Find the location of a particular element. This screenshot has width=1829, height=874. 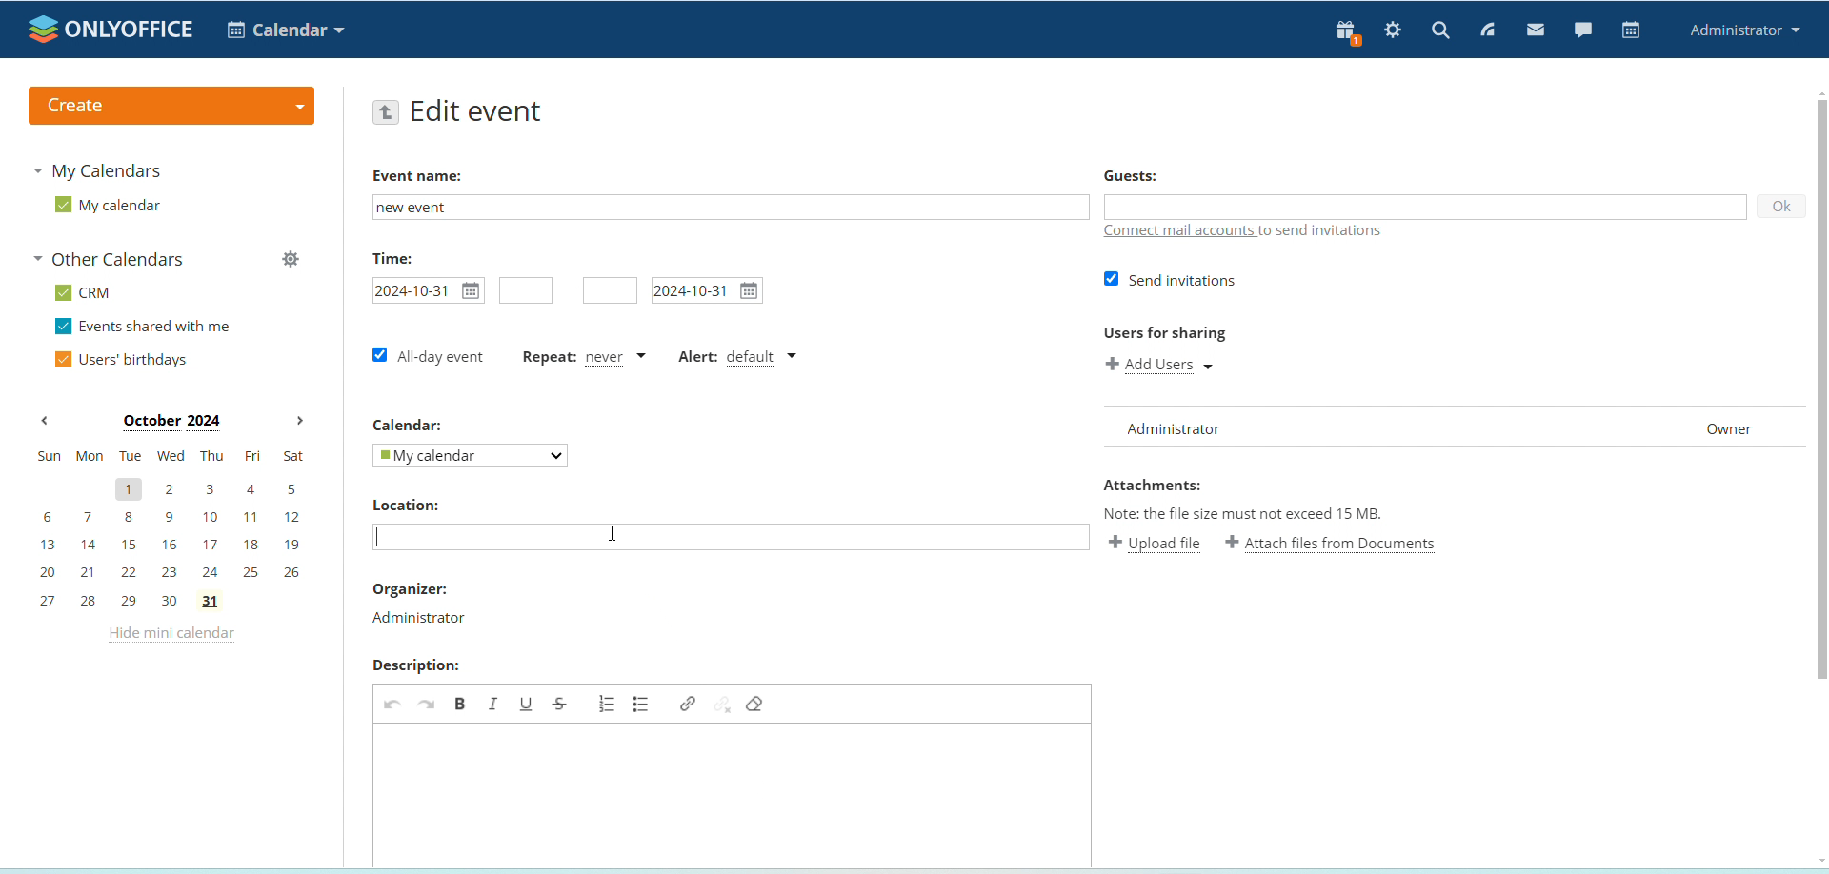

create is located at coordinates (170, 106).